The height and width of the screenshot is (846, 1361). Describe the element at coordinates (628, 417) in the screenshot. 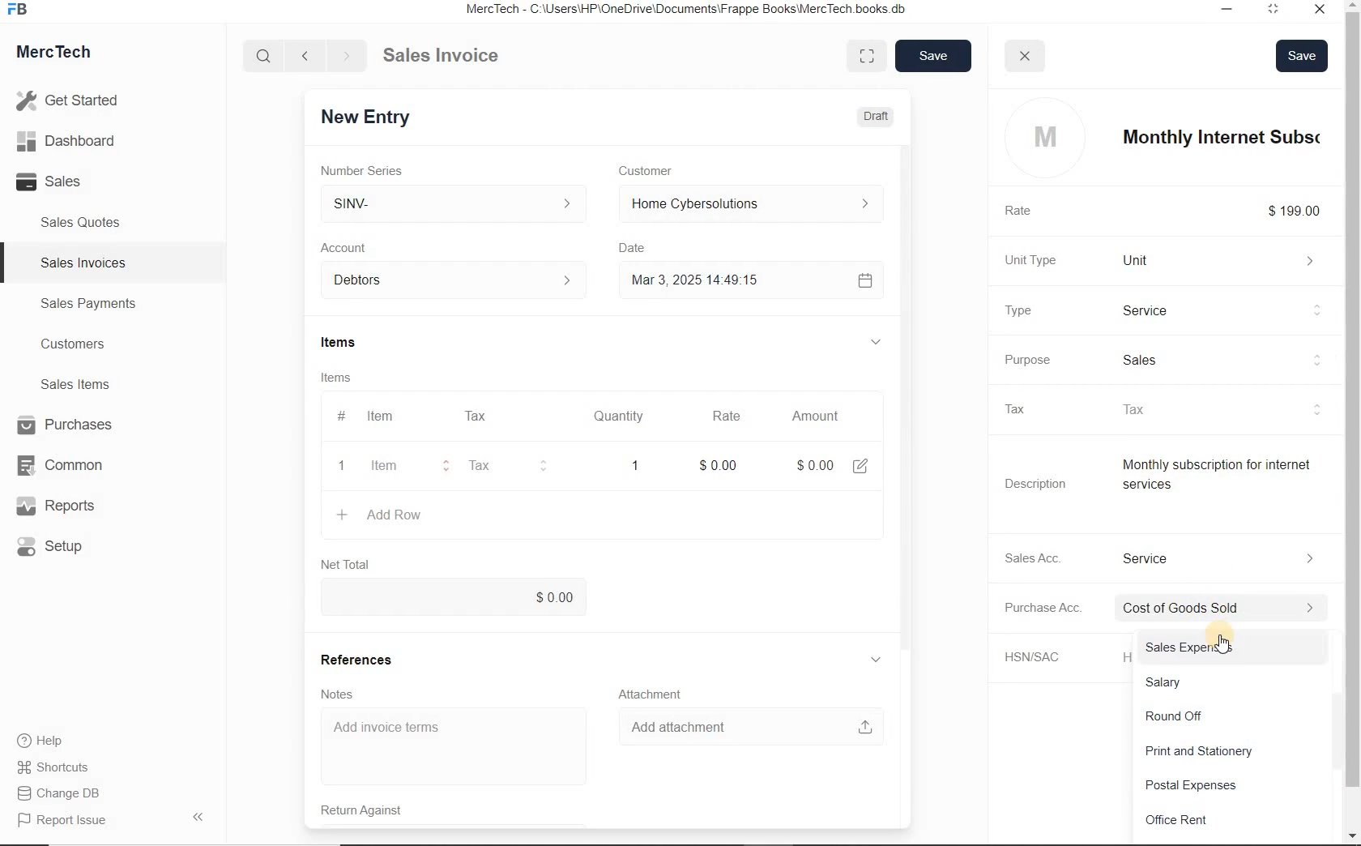

I see `Quantity` at that location.